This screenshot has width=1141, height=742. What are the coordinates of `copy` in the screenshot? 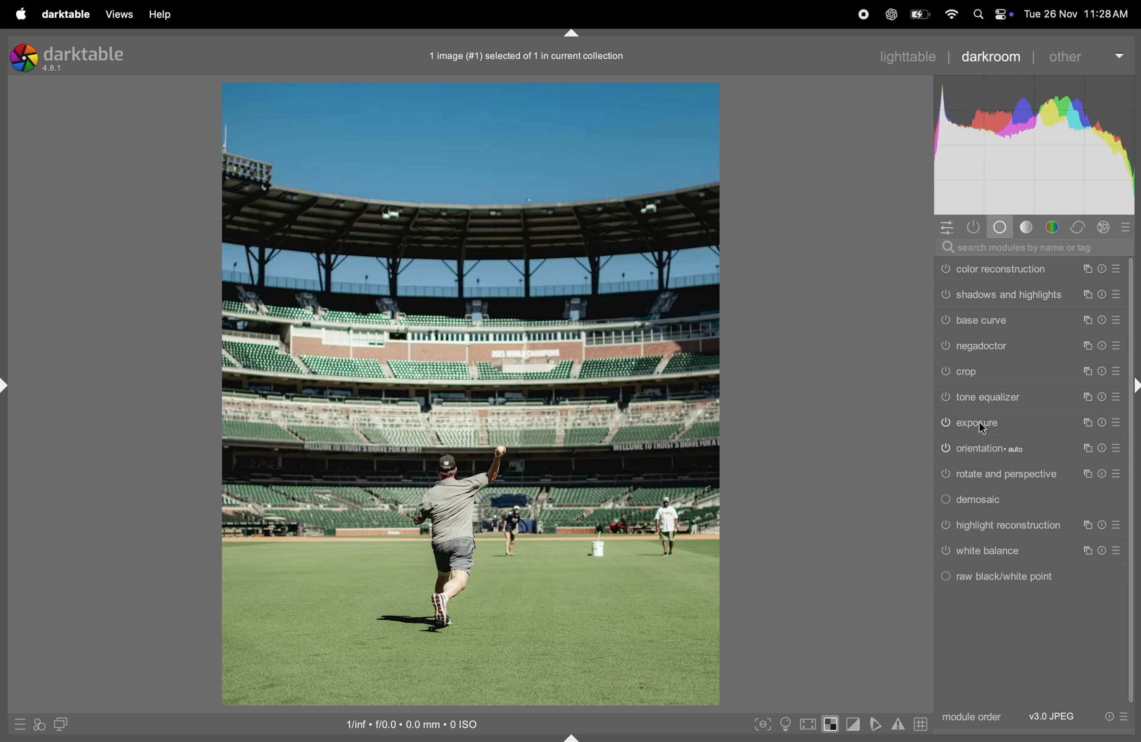 It's located at (1086, 551).